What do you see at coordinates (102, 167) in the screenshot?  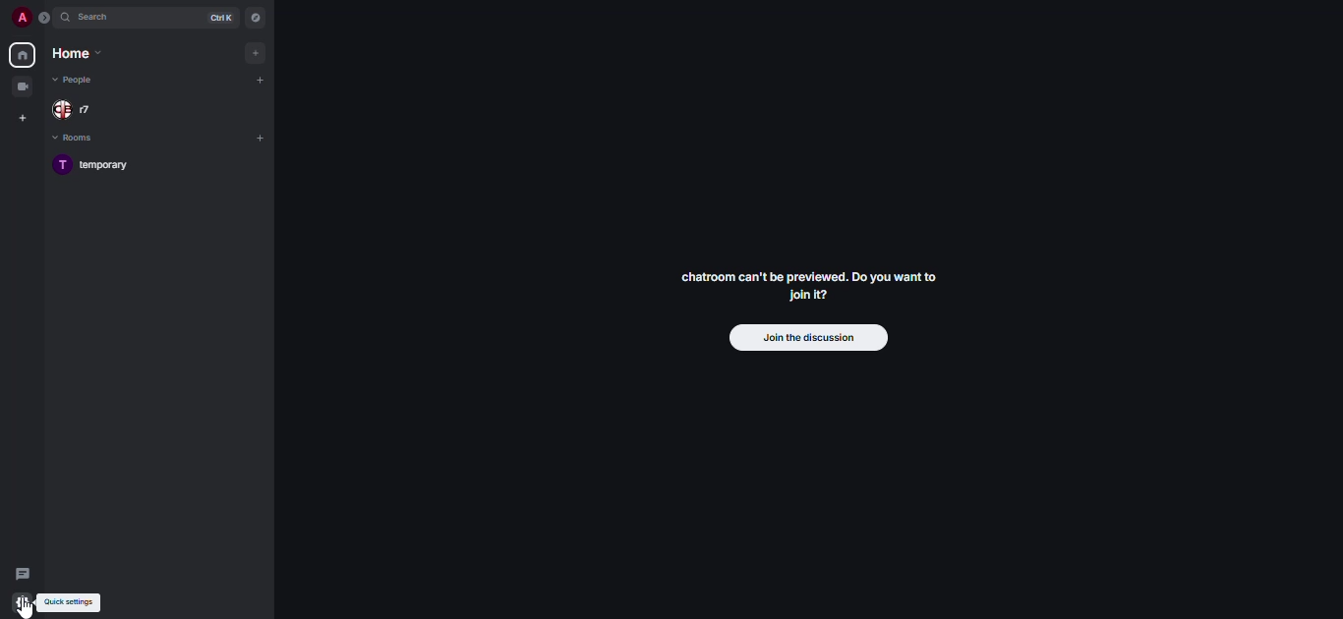 I see `temporary` at bounding box center [102, 167].